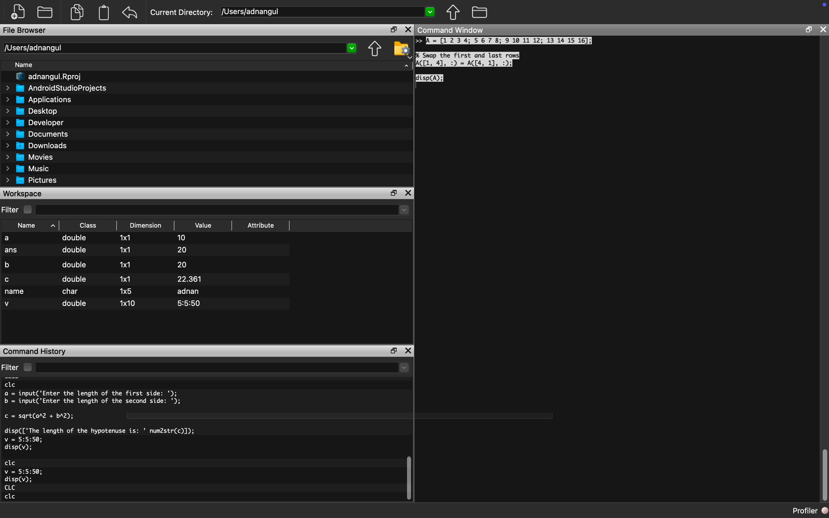  I want to click on Dimension, so click(146, 225).